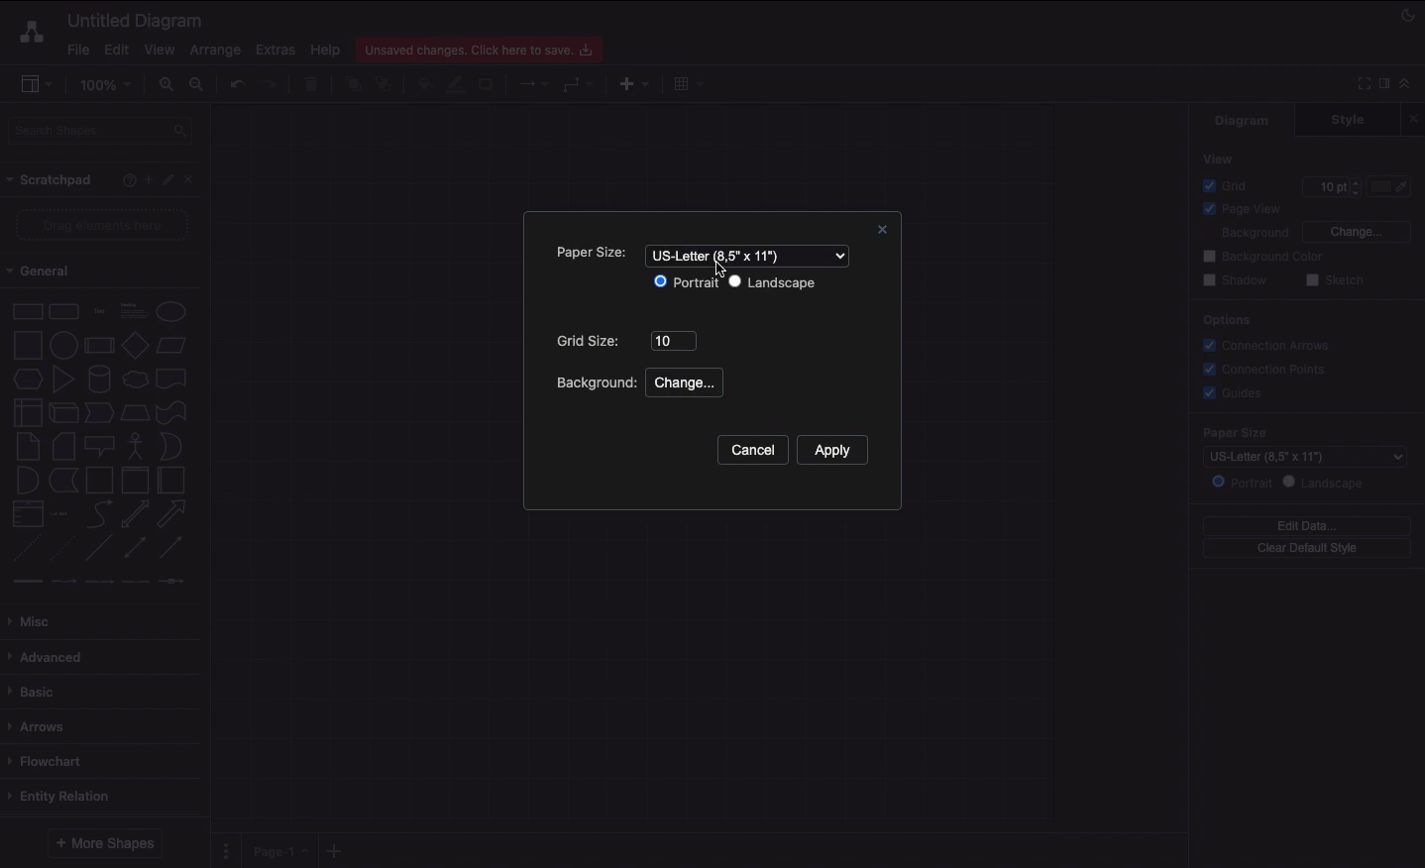 The image size is (1425, 868). Describe the element at coordinates (99, 312) in the screenshot. I see `Text` at that location.